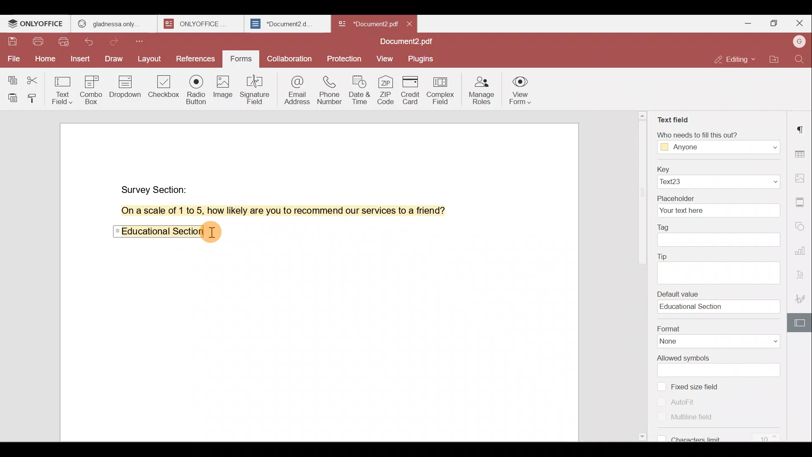 The height and width of the screenshot is (457, 812). I want to click on Text Art settings, so click(801, 273).